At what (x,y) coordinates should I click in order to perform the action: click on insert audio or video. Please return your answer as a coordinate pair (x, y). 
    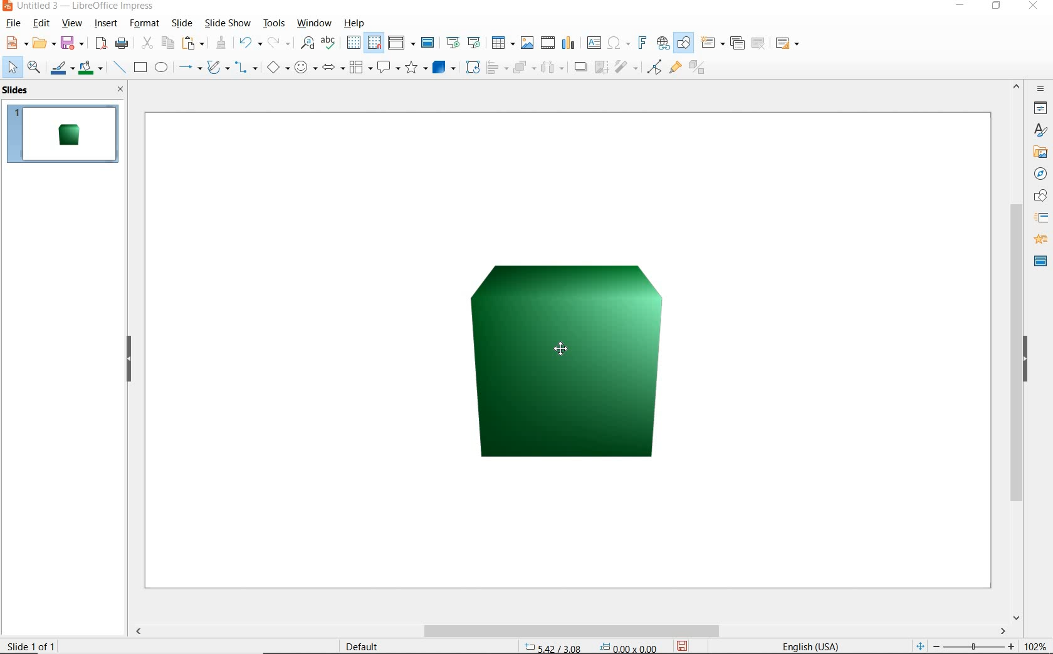
    Looking at the image, I should click on (547, 41).